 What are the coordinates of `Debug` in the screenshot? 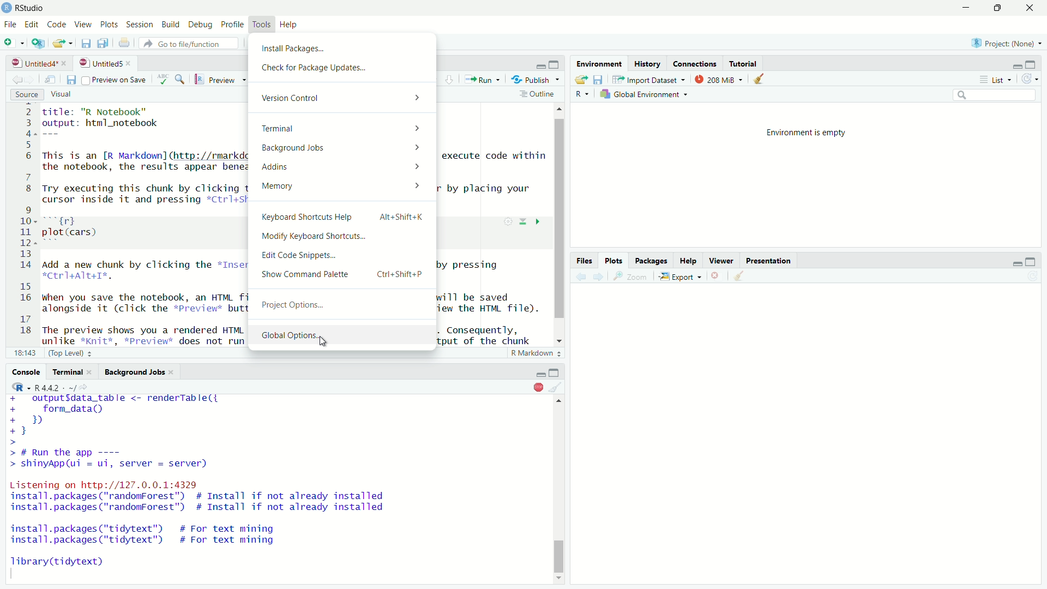 It's located at (201, 26).